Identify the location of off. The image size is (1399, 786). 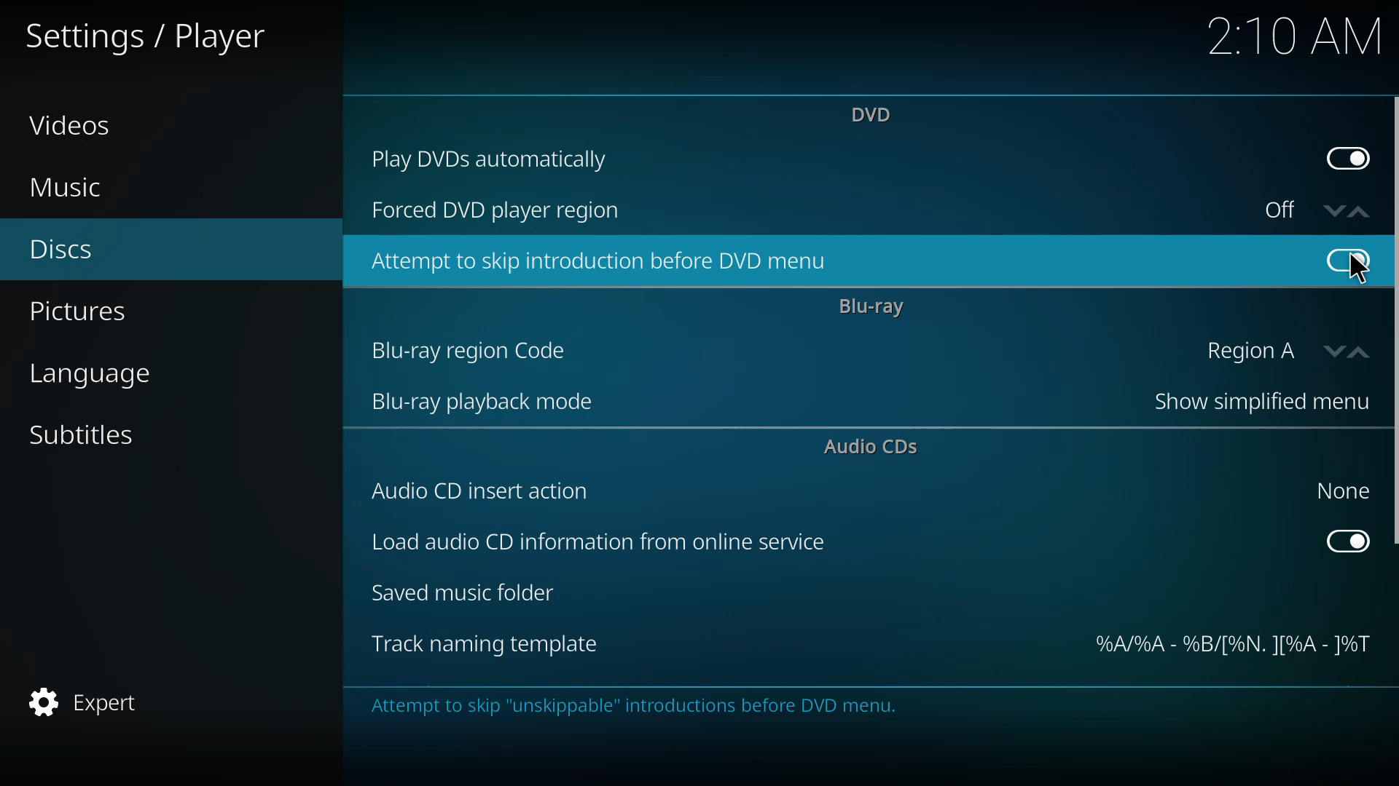
(1304, 209).